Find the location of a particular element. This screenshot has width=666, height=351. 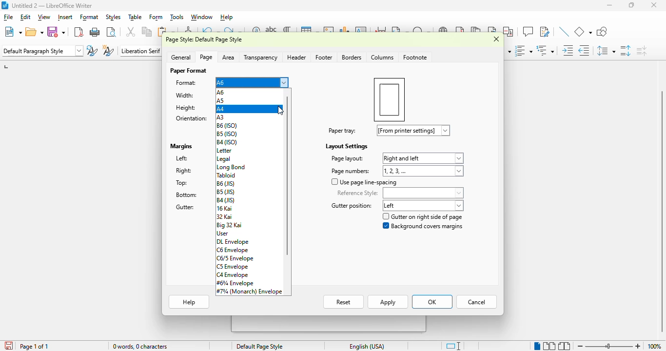

vertical scroll bar is located at coordinates (660, 212).